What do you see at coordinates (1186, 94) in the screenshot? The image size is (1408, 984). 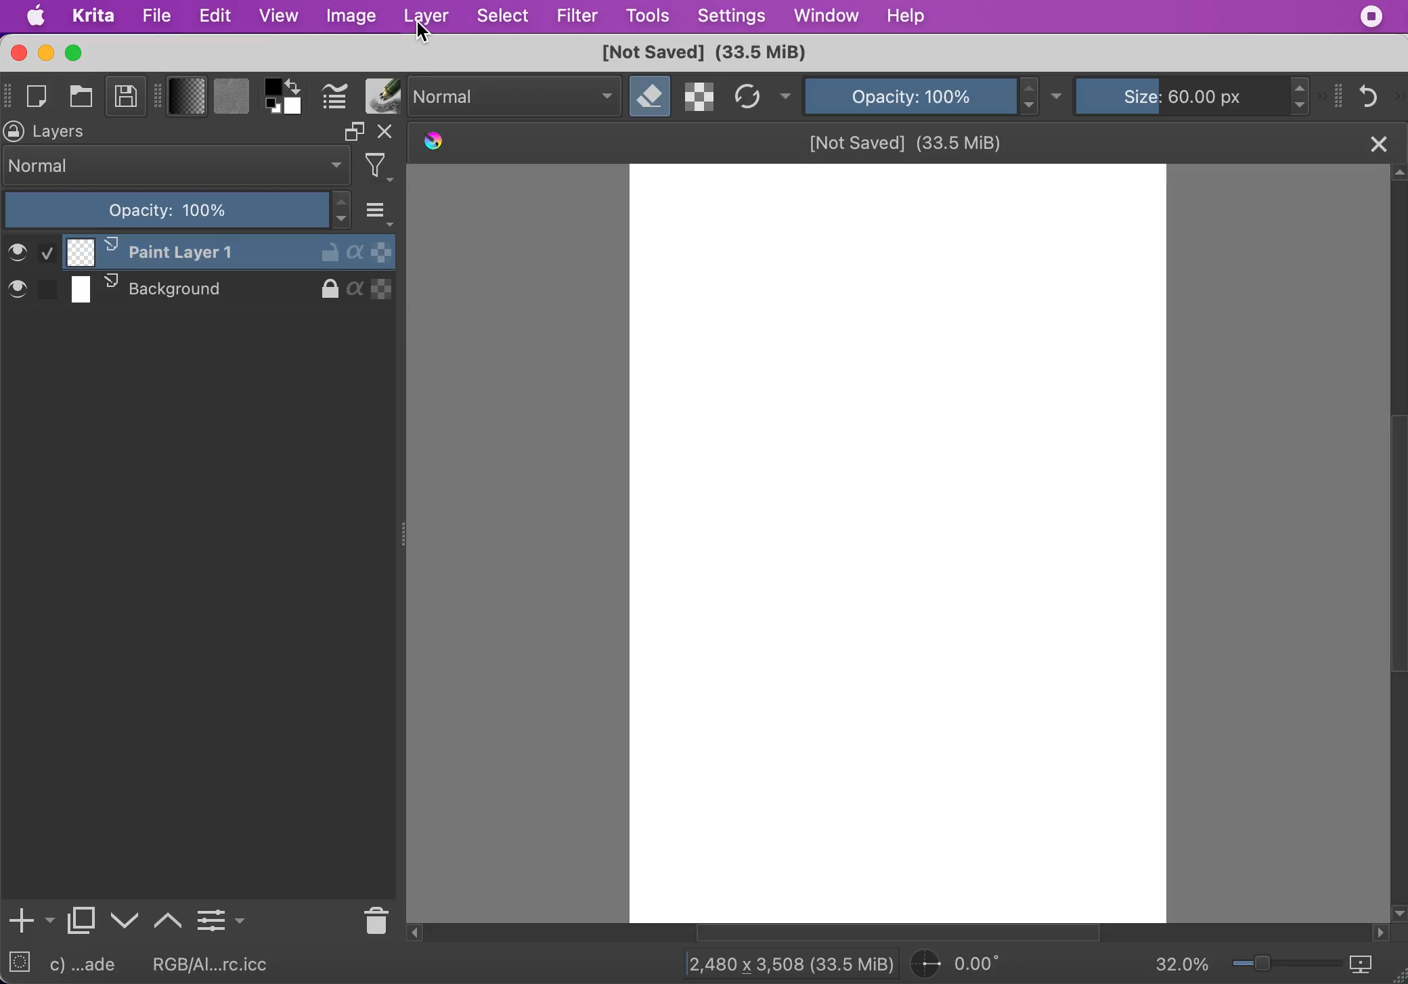 I see `size` at bounding box center [1186, 94].